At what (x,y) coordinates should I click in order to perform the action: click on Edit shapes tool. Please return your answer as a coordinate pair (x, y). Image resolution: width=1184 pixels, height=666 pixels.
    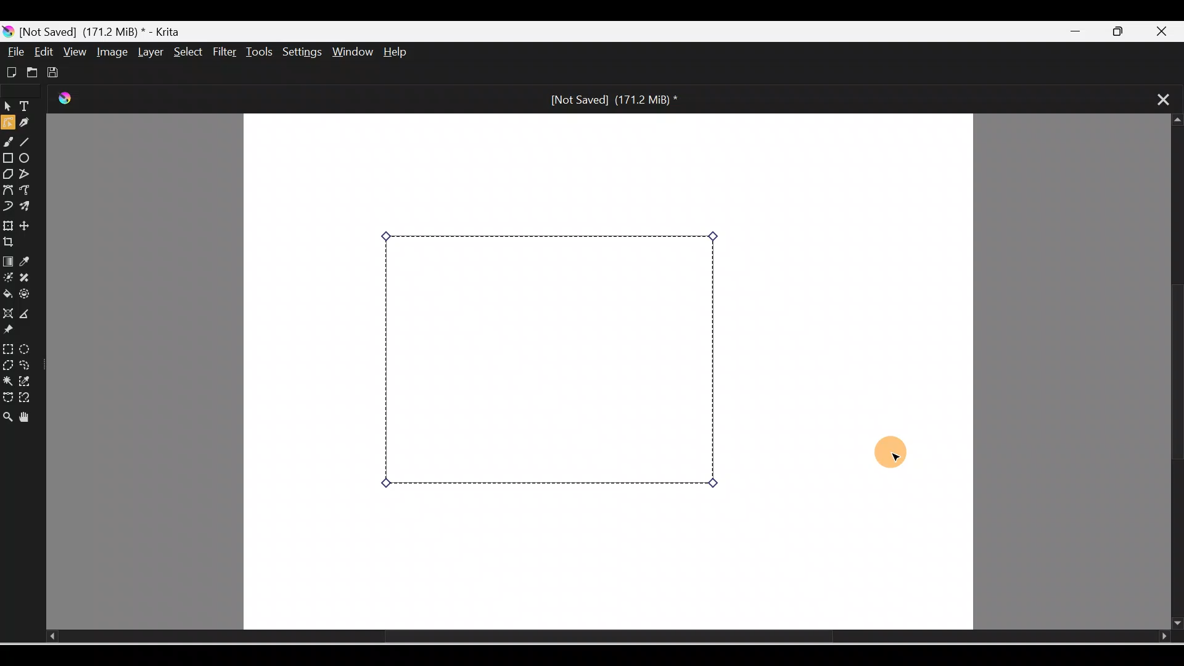
    Looking at the image, I should click on (7, 125).